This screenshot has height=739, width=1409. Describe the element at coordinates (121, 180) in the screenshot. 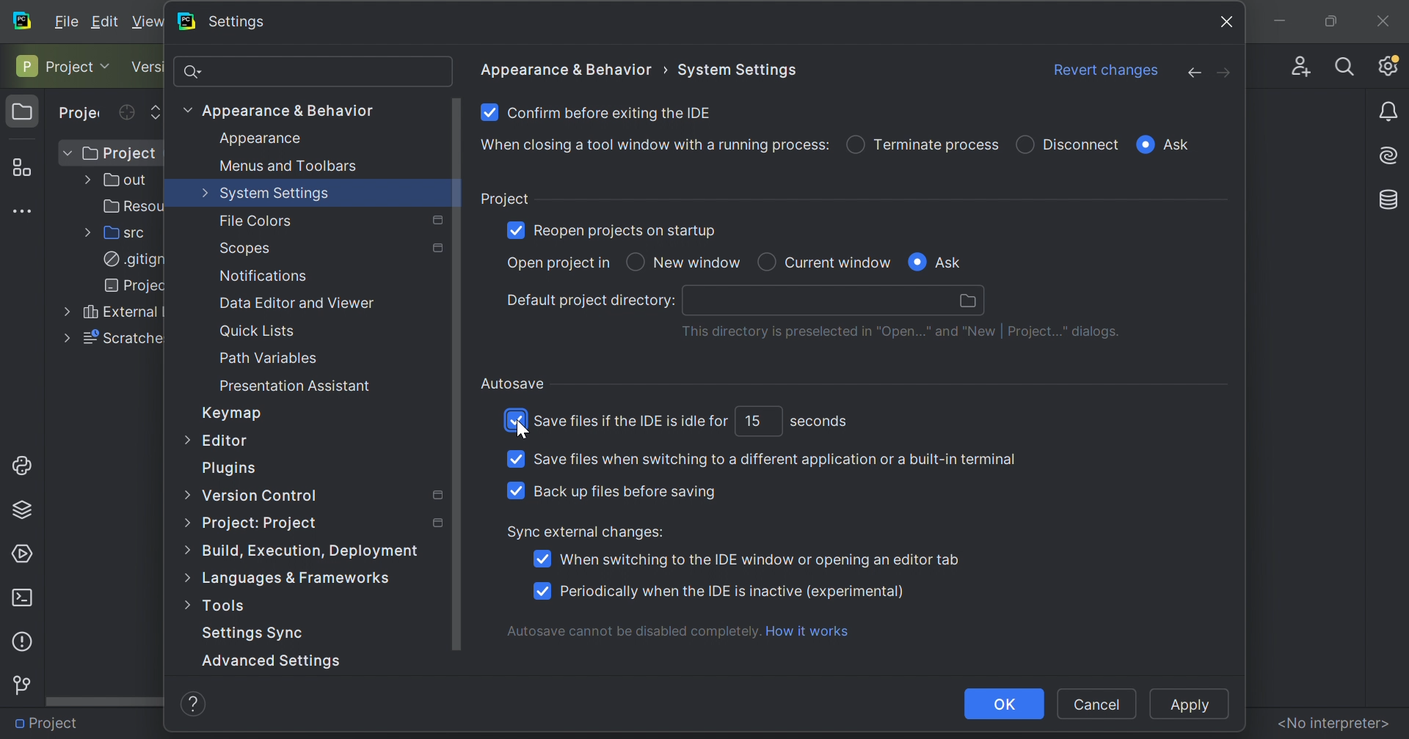

I see `out` at that location.